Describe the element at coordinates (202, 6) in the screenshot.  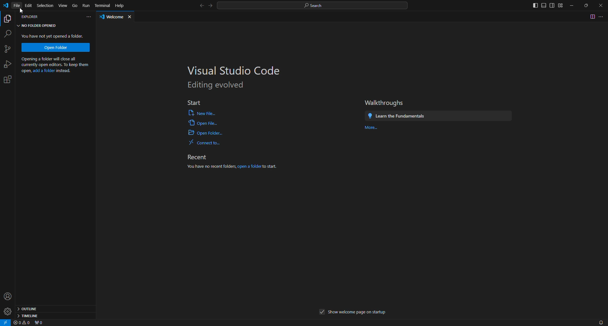
I see `go back` at that location.